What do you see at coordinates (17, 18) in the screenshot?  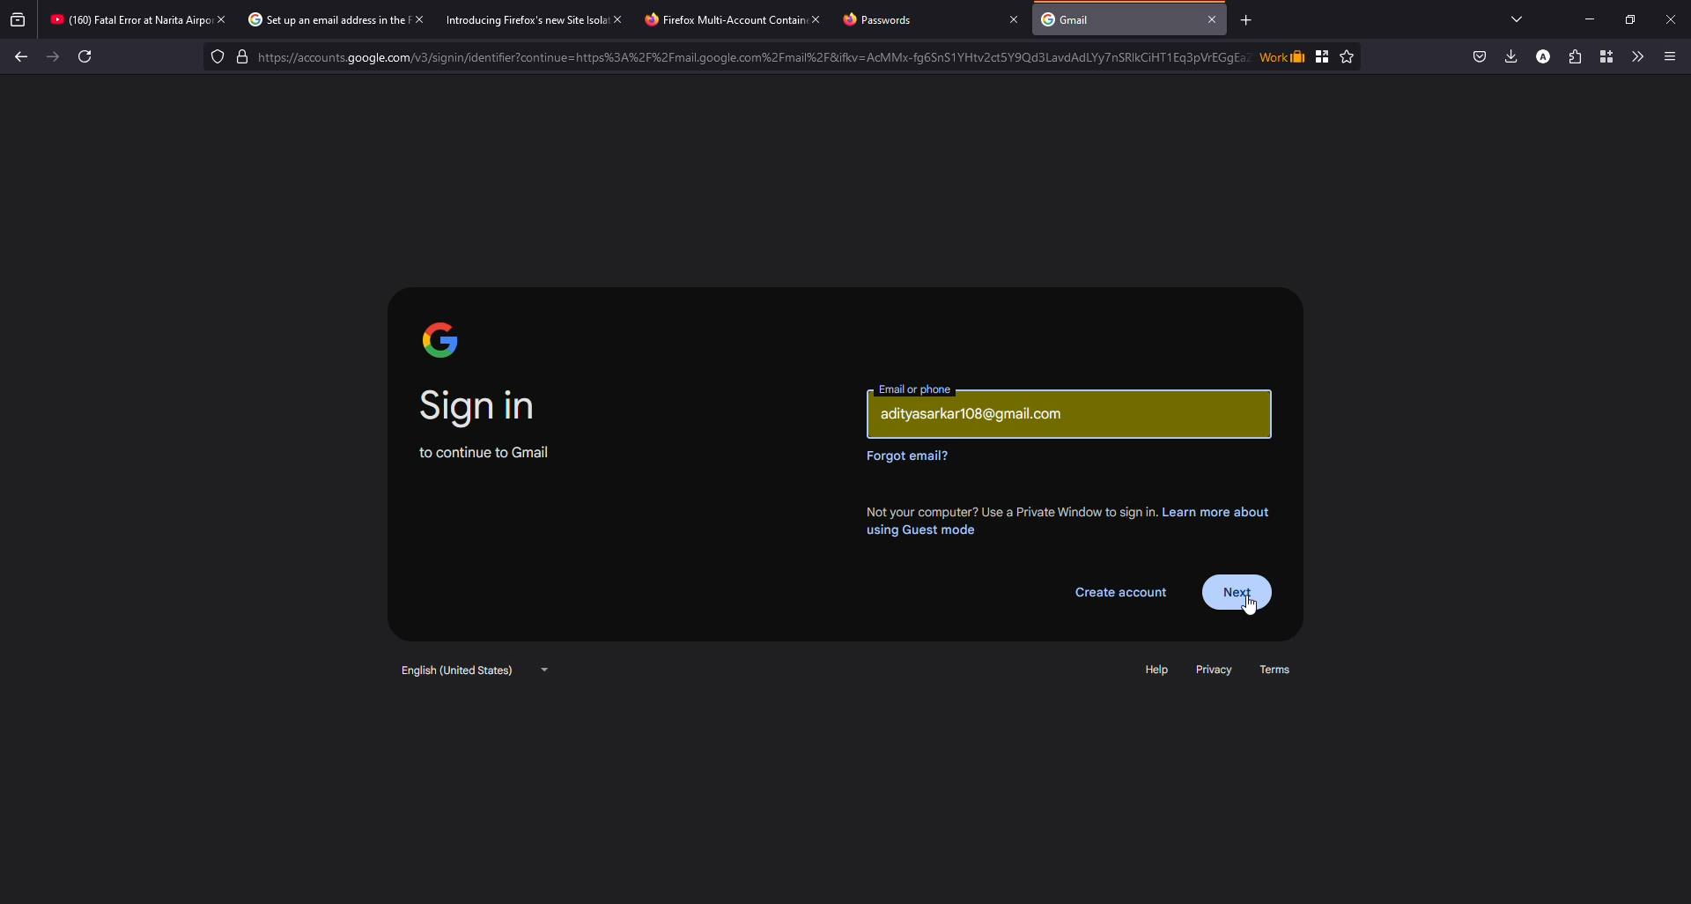 I see `View recent` at bounding box center [17, 18].